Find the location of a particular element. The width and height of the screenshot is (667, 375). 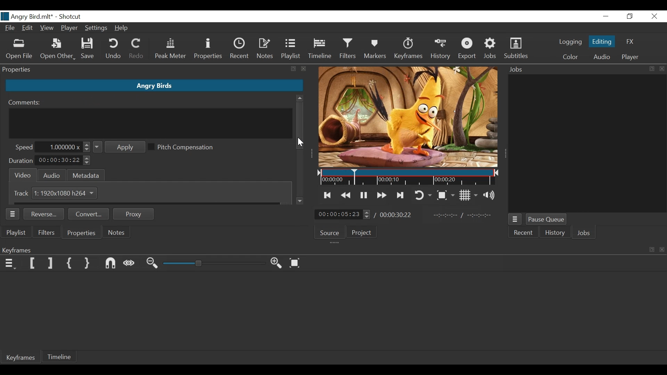

Export is located at coordinates (469, 50).